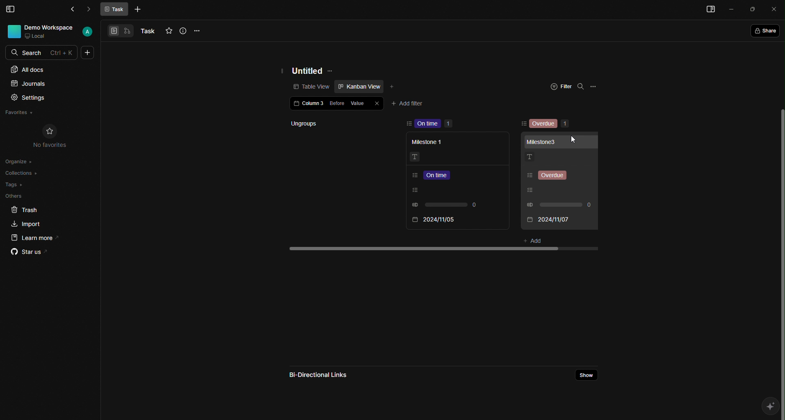 The width and height of the screenshot is (785, 420). I want to click on scroll, so click(446, 248).